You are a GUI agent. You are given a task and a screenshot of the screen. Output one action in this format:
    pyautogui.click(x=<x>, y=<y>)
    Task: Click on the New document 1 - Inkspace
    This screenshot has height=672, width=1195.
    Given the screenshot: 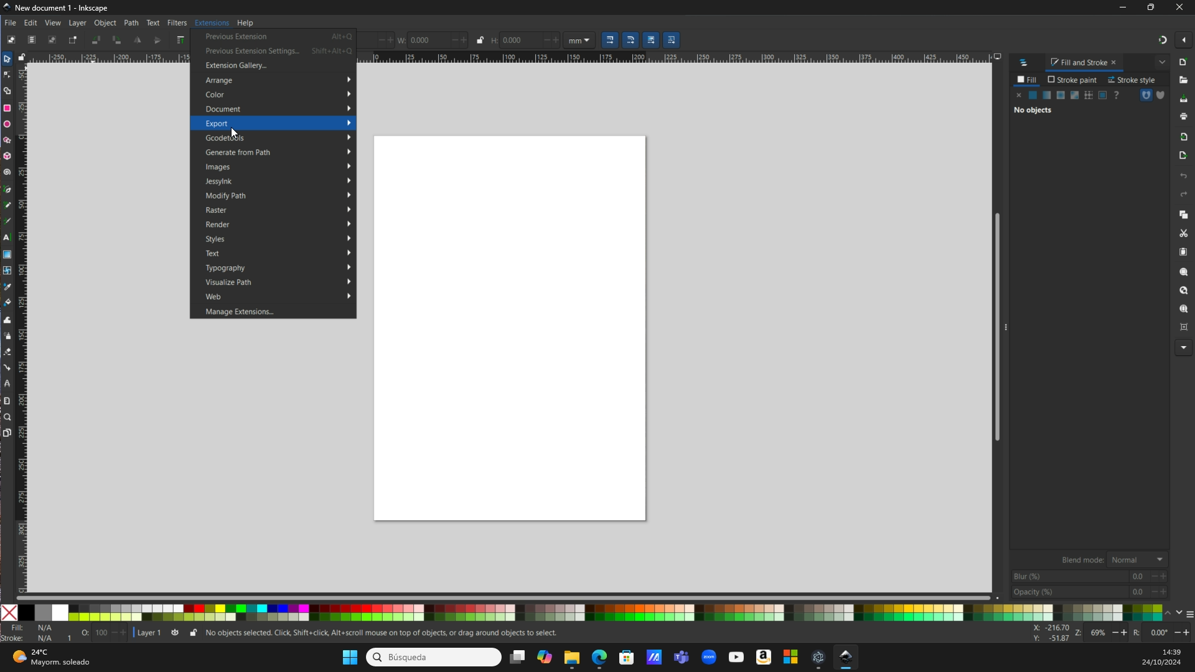 What is the action you would take?
    pyautogui.click(x=61, y=7)
    